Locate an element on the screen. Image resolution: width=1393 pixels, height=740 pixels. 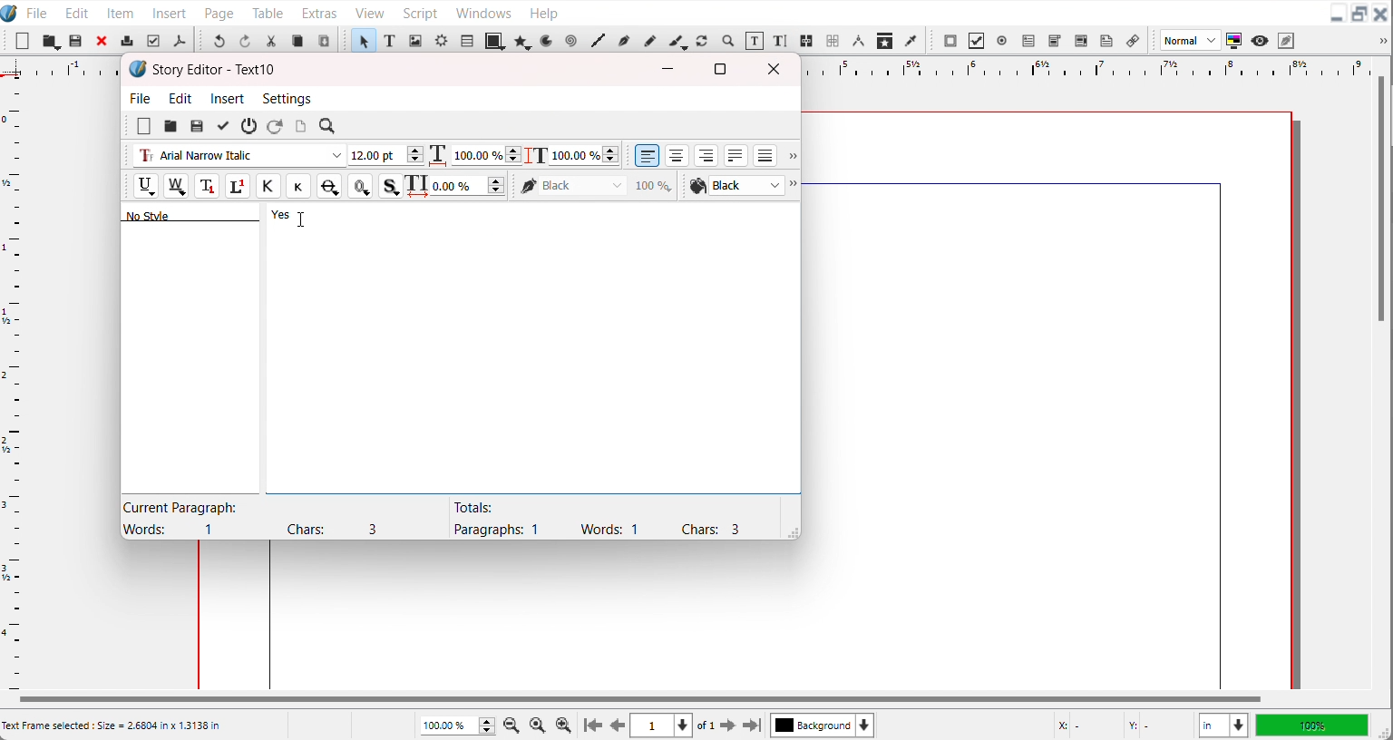
Edit is located at coordinates (181, 98).